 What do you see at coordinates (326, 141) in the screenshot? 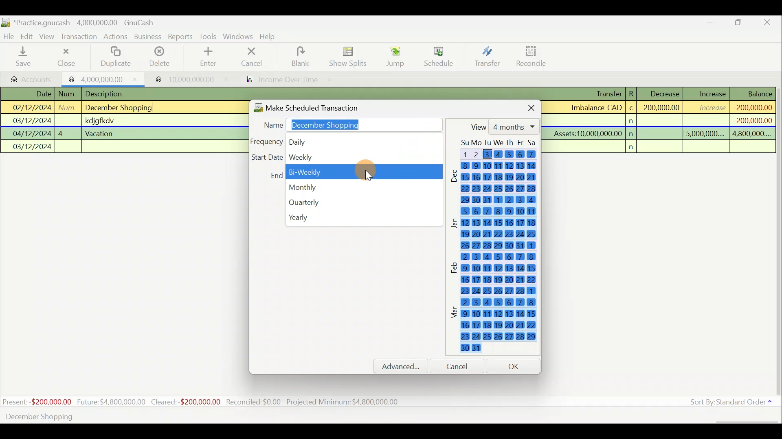
I see `Daily` at bounding box center [326, 141].